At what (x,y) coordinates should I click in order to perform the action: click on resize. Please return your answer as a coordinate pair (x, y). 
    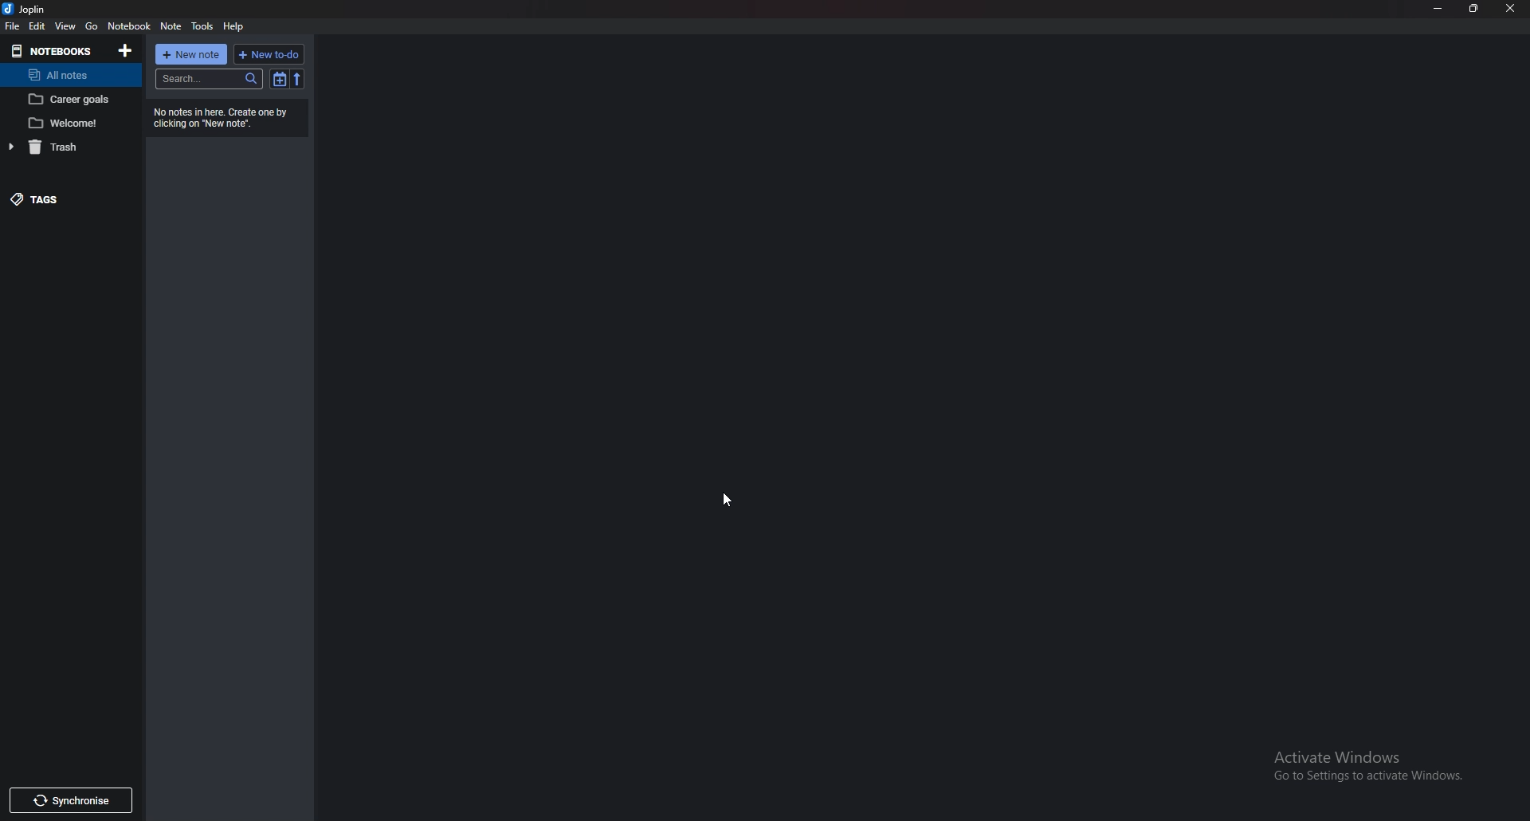
    Looking at the image, I should click on (1476, 9).